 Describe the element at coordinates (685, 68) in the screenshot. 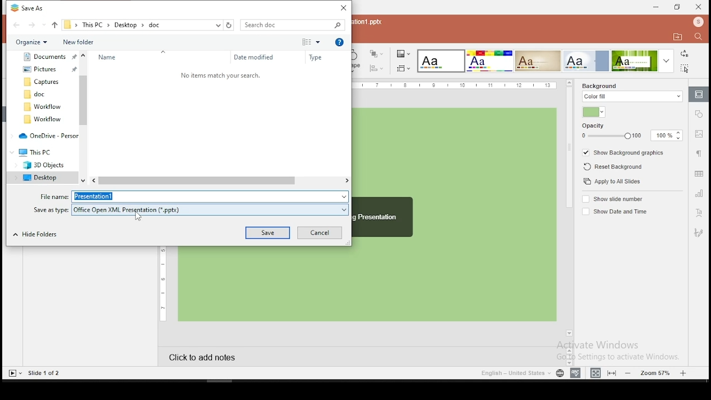

I see `select all` at that location.